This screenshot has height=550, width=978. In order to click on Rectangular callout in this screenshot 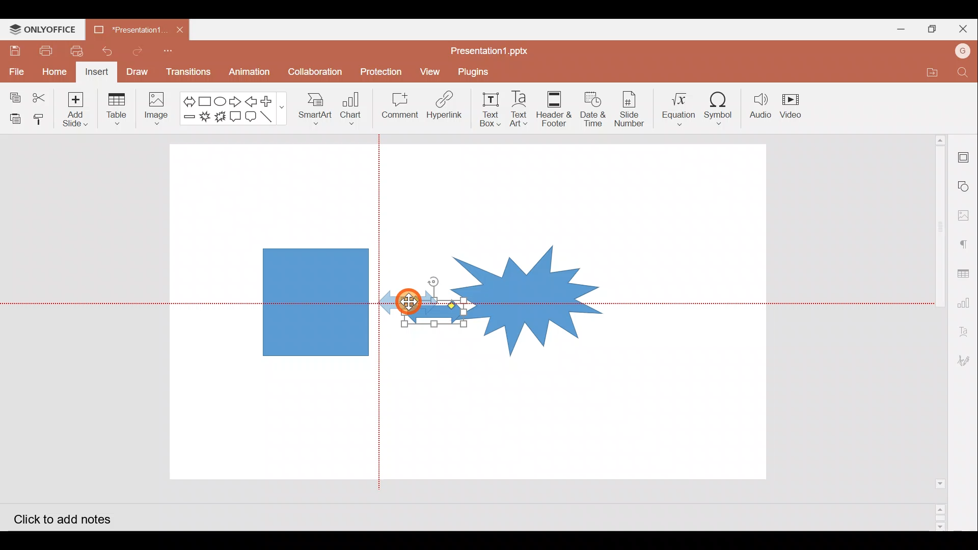, I will do `click(237, 116)`.